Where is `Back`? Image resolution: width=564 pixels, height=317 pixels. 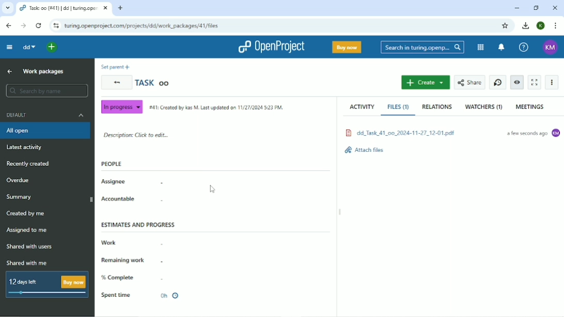
Back is located at coordinates (117, 82).